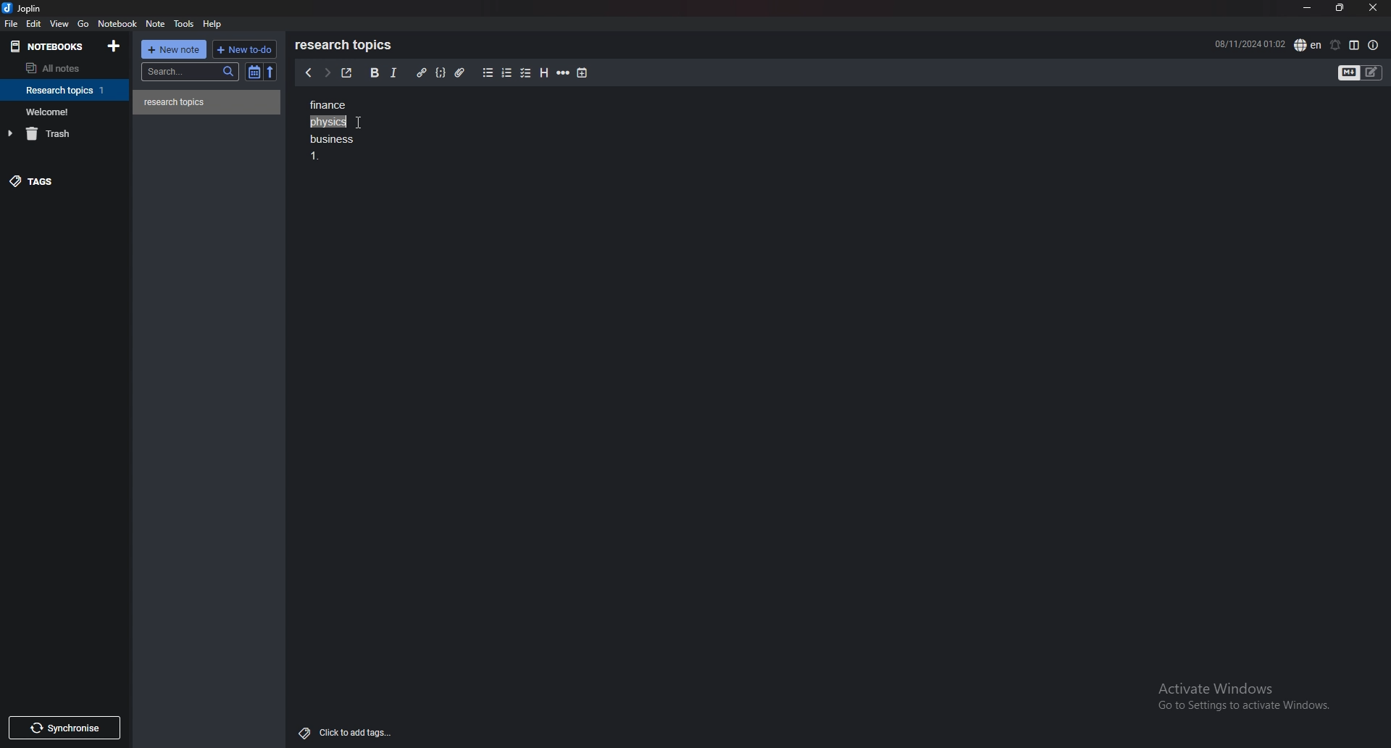 The image size is (1391, 748). Describe the element at coordinates (119, 24) in the screenshot. I see `notebook` at that location.